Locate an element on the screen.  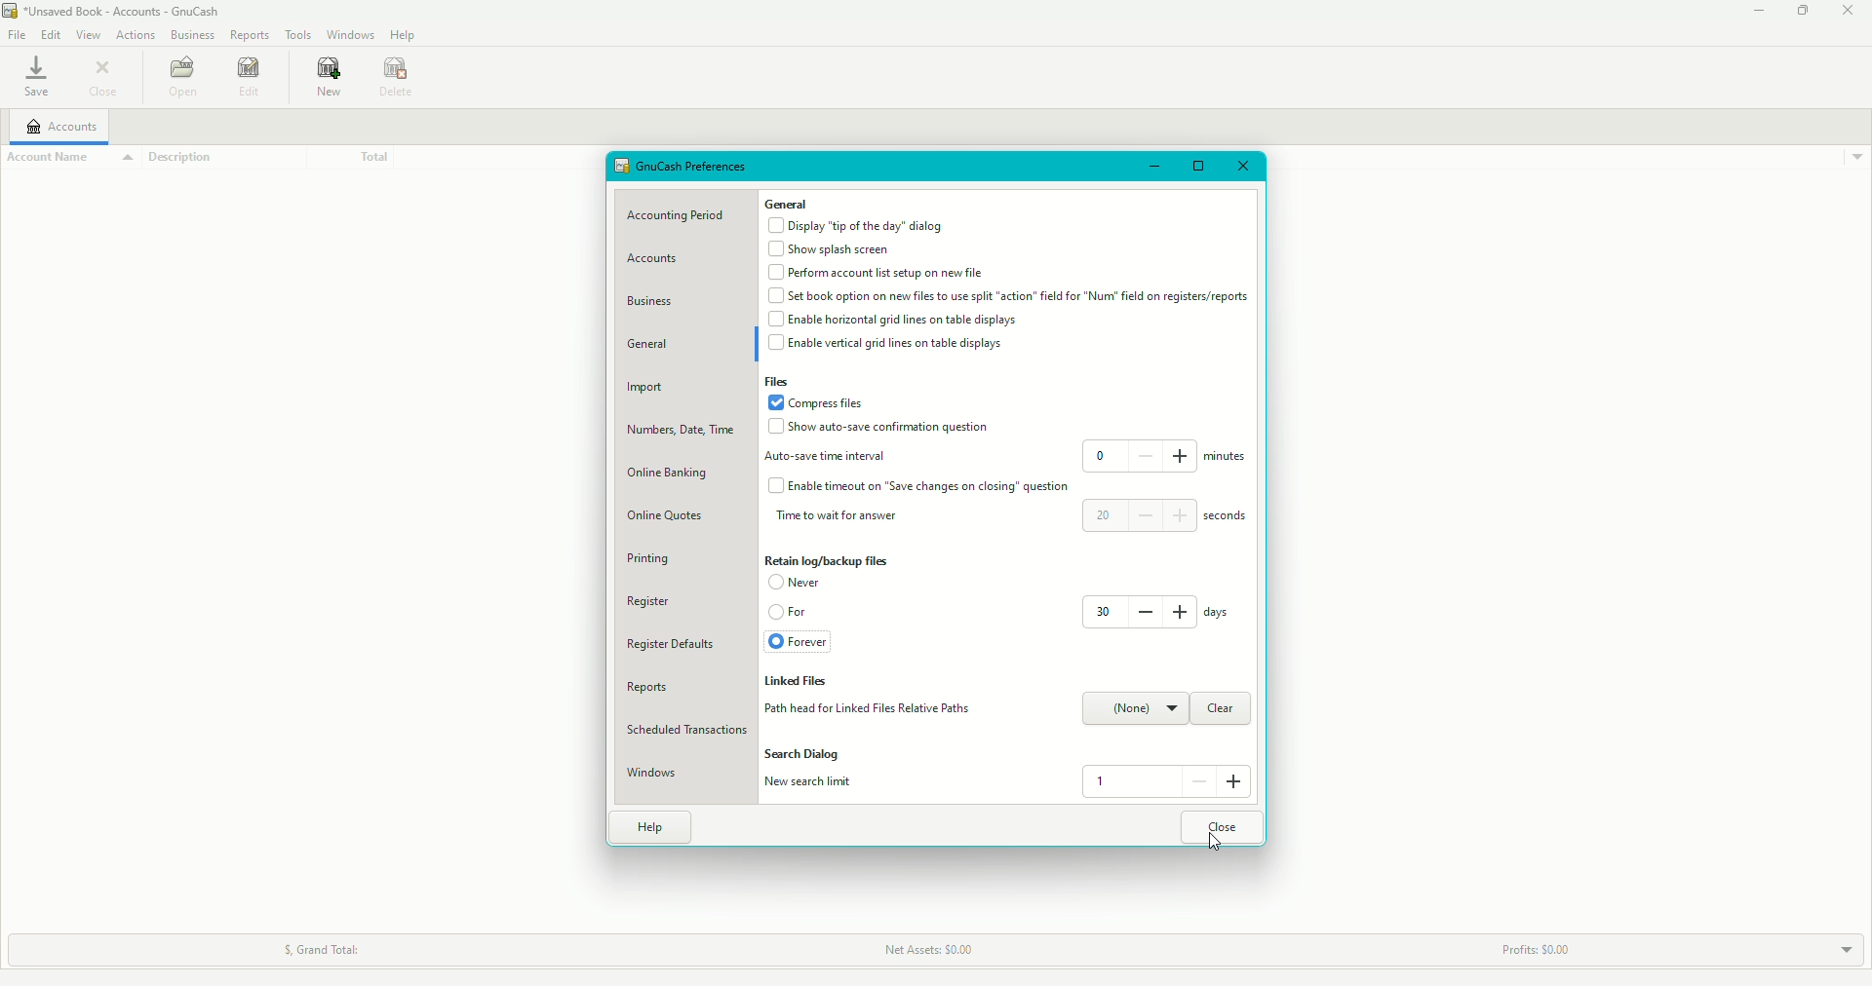
Help is located at coordinates (651, 827).